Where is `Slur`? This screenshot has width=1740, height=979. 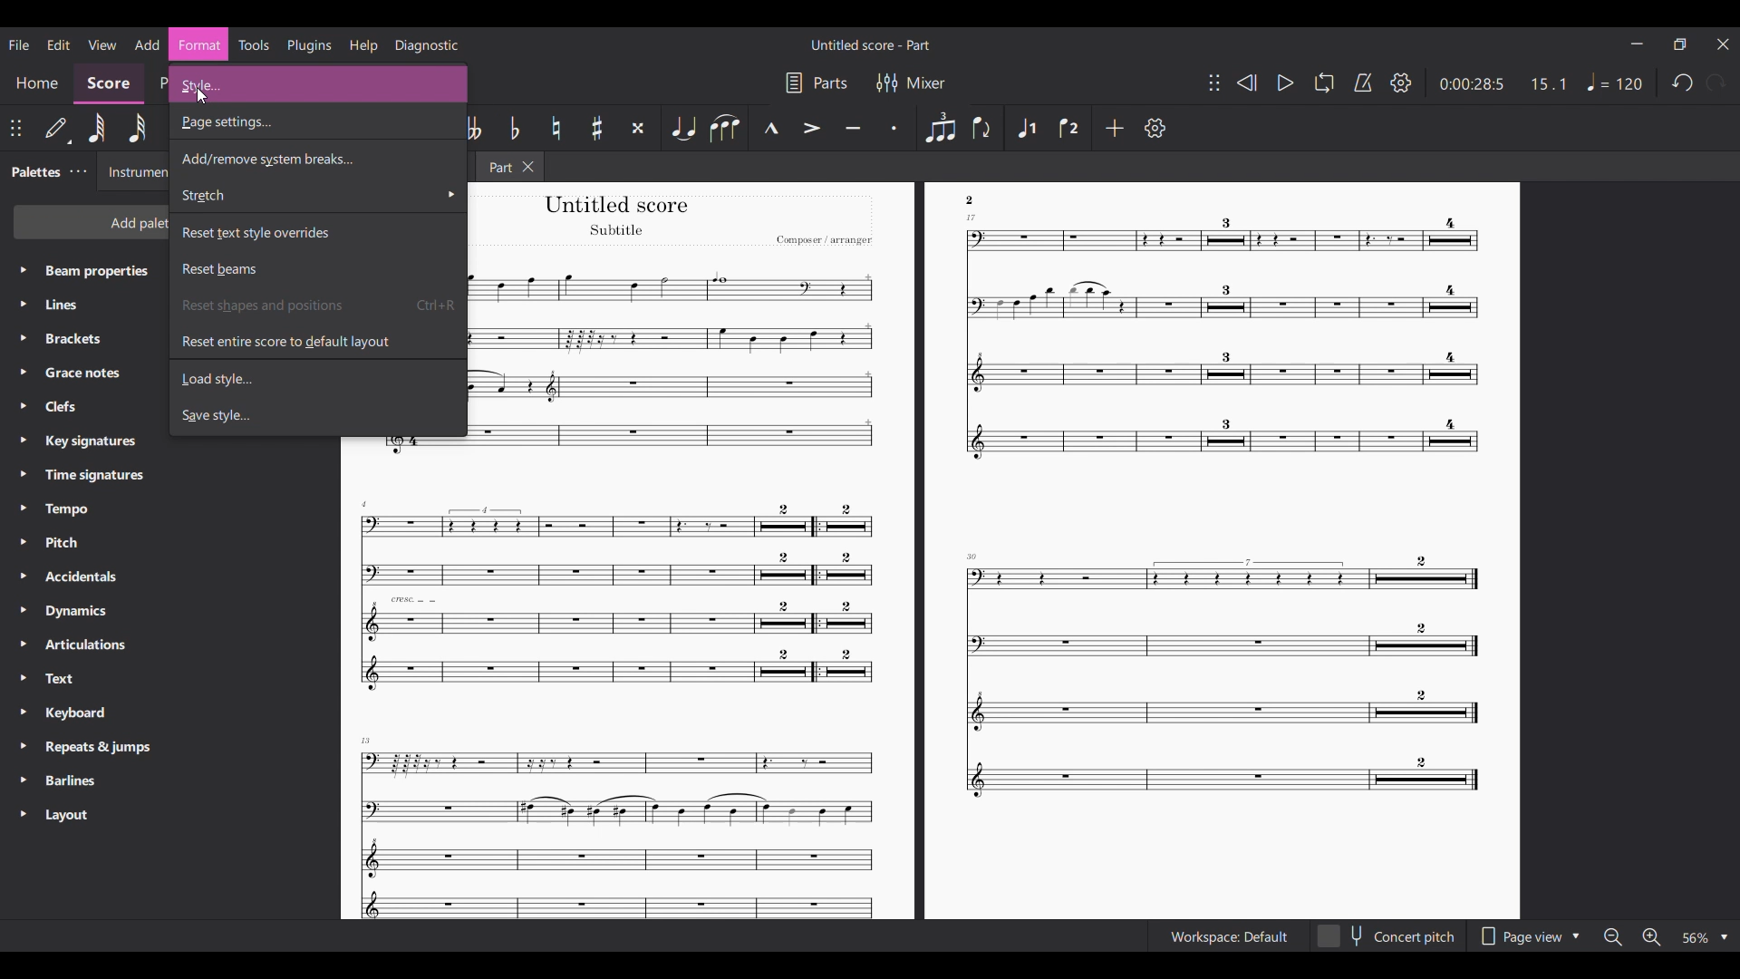 Slur is located at coordinates (725, 128).